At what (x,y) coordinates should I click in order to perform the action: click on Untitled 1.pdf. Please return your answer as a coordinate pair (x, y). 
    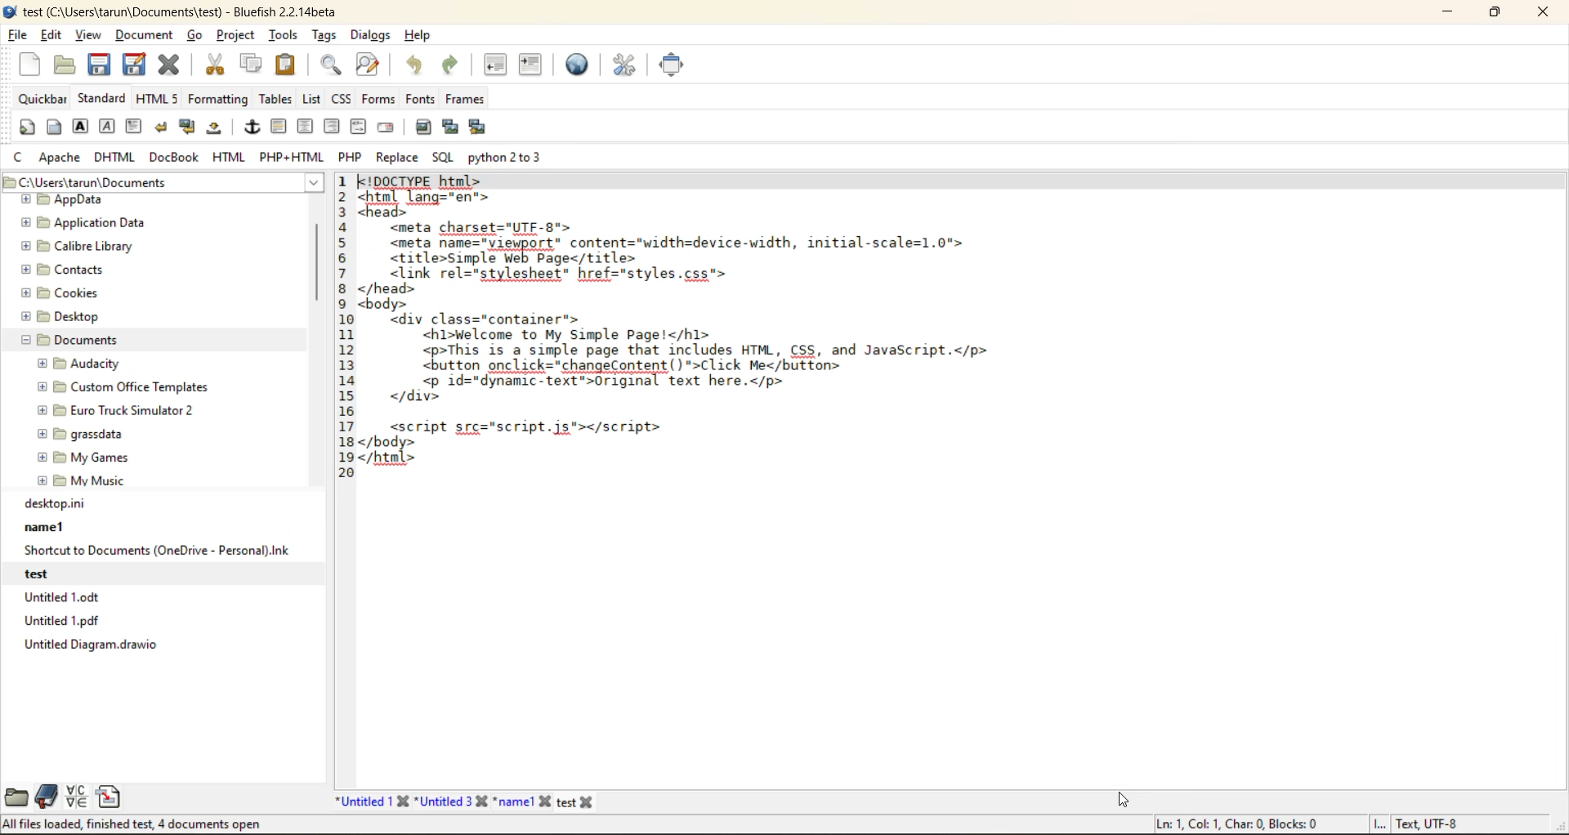
    Looking at the image, I should click on (161, 620).